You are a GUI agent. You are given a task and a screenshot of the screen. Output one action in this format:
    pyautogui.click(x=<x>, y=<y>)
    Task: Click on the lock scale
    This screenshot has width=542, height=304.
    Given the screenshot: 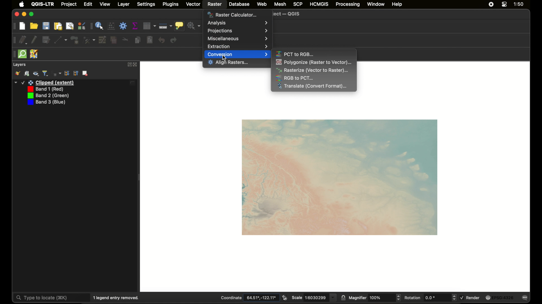 What is the action you would take?
    pyautogui.click(x=343, y=298)
    